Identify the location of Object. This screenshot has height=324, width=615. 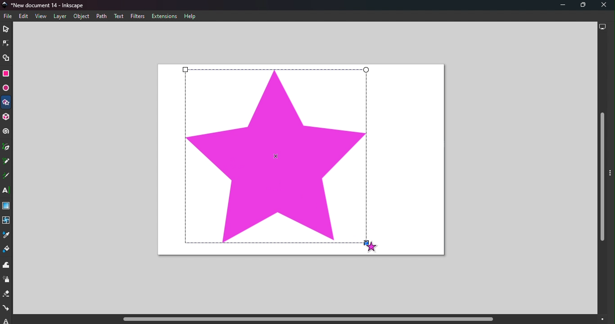
(81, 17).